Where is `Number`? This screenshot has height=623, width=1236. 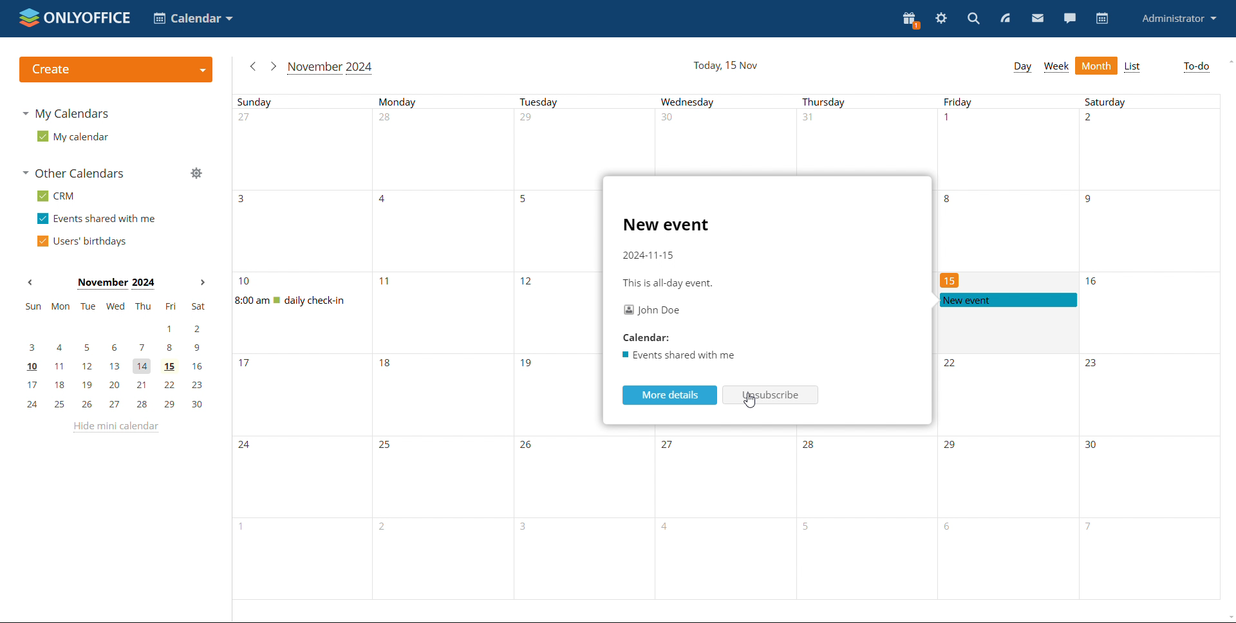 Number is located at coordinates (950, 120).